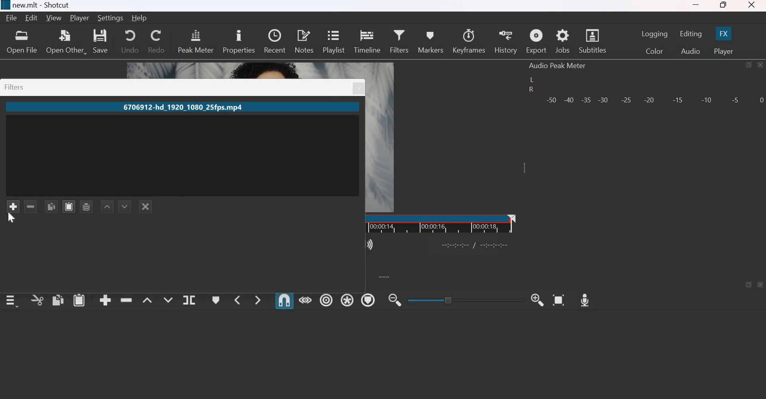 This screenshot has height=399, width=766. What do you see at coordinates (21, 41) in the screenshot?
I see `open file` at bounding box center [21, 41].